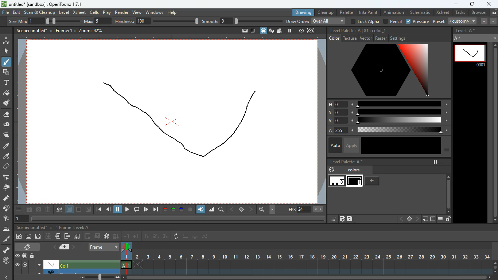 The height and width of the screenshot is (280, 498). What do you see at coordinates (30, 210) in the screenshot?
I see `save` at bounding box center [30, 210].